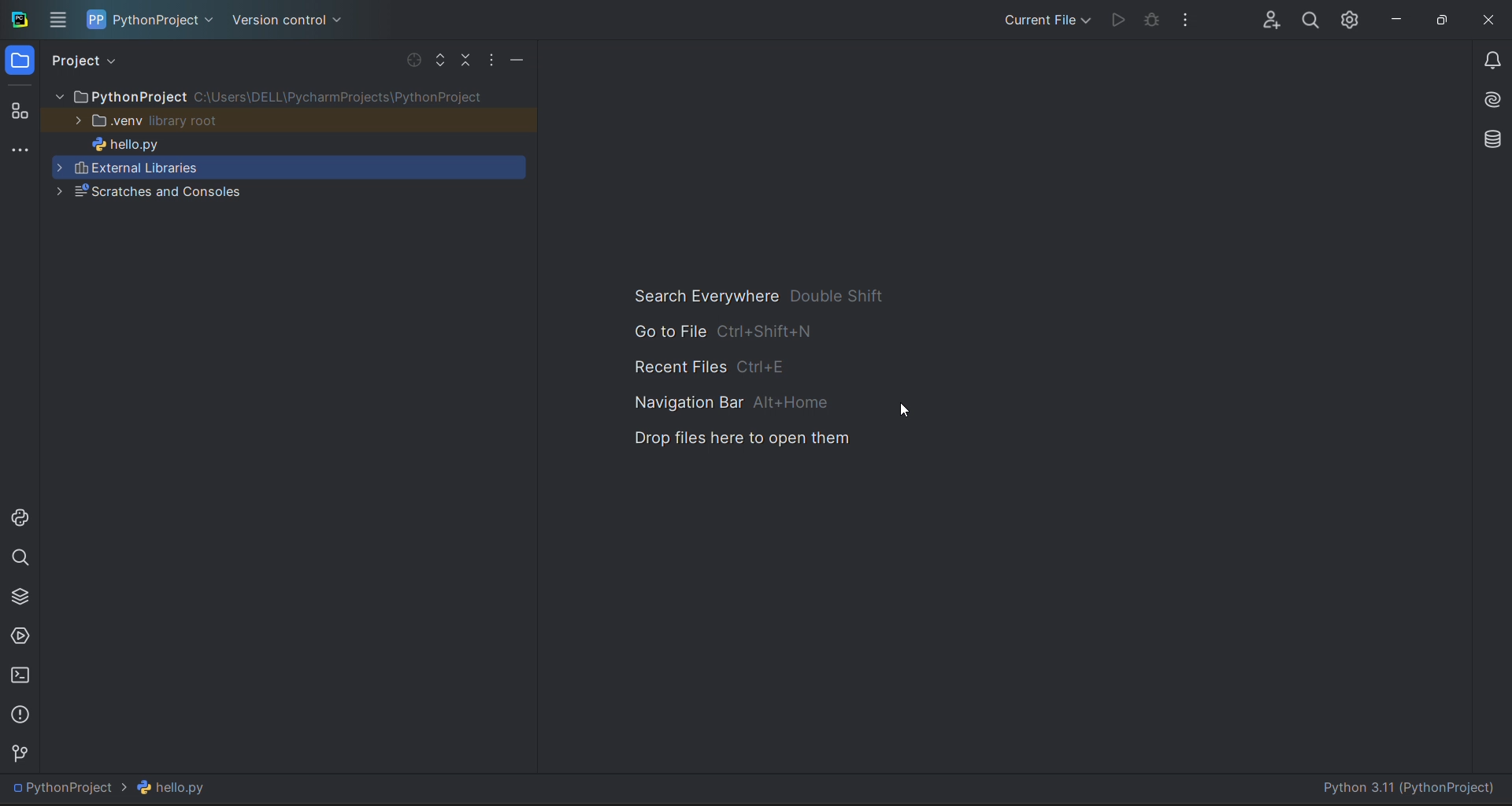 The image size is (1512, 806). I want to click on more tools window, so click(19, 151).